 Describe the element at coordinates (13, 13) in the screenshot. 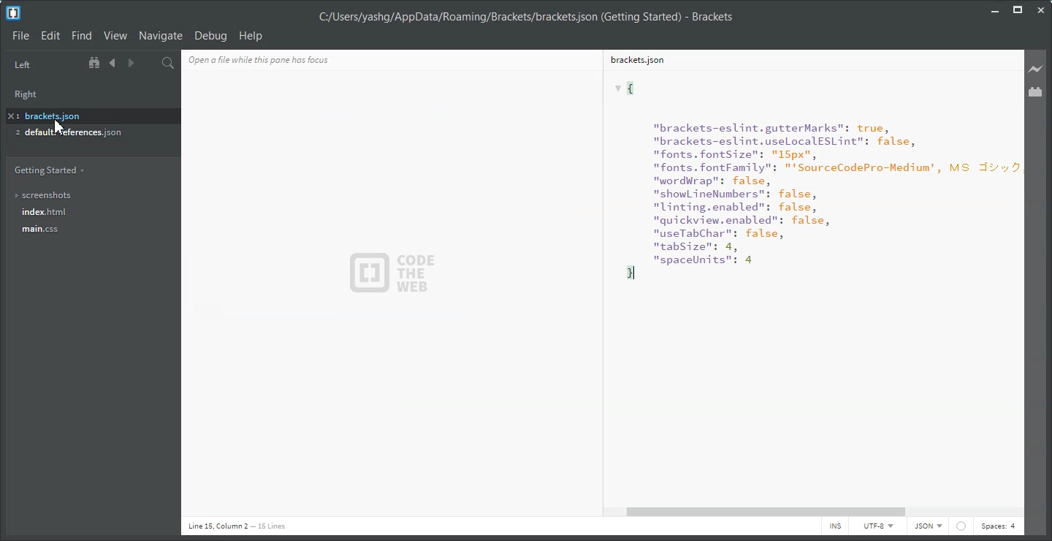

I see `Logo` at that location.